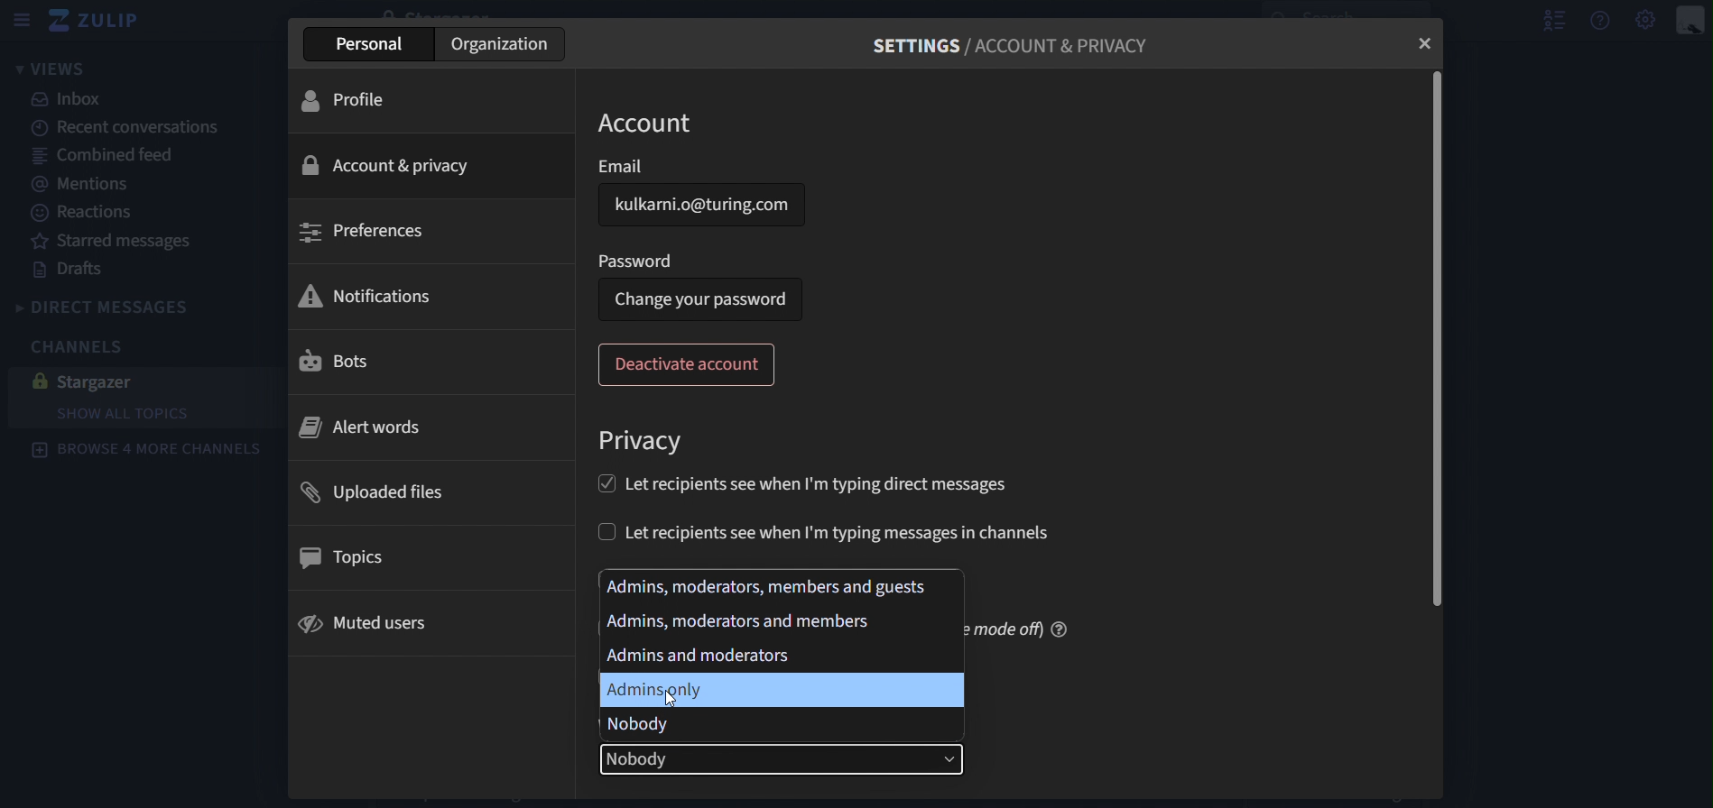  Describe the element at coordinates (714, 656) in the screenshot. I see `admins and moderators` at that location.